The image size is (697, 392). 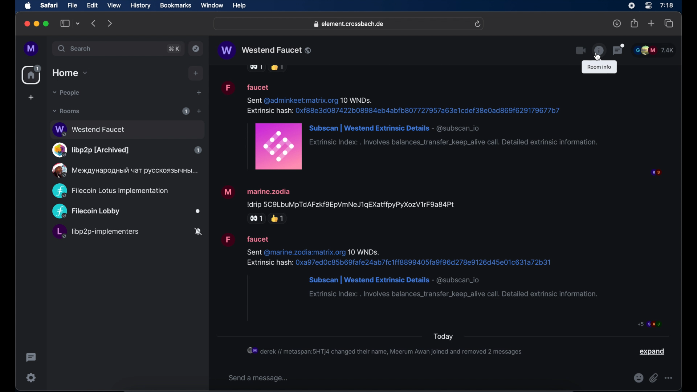 I want to click on obscured icon, so click(x=255, y=69).